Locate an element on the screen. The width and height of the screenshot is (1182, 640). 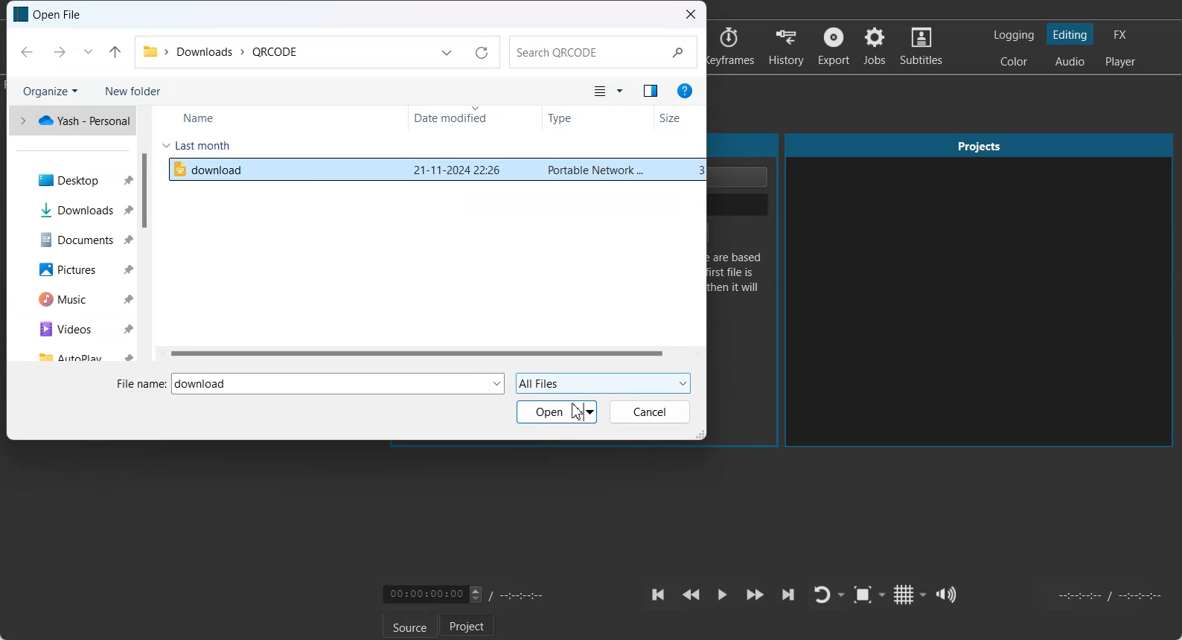
Documents is located at coordinates (72, 240).